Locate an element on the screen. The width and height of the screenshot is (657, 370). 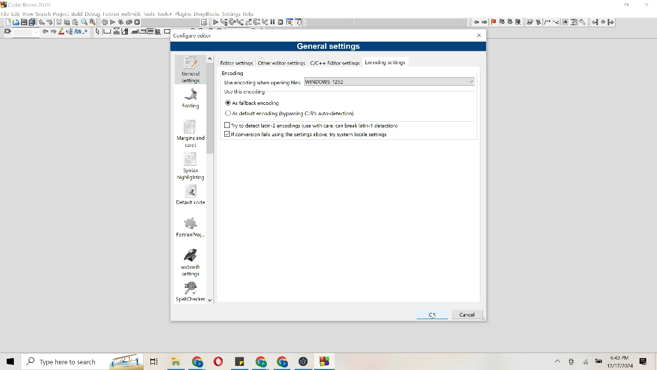
Build is located at coordinates (77, 14).